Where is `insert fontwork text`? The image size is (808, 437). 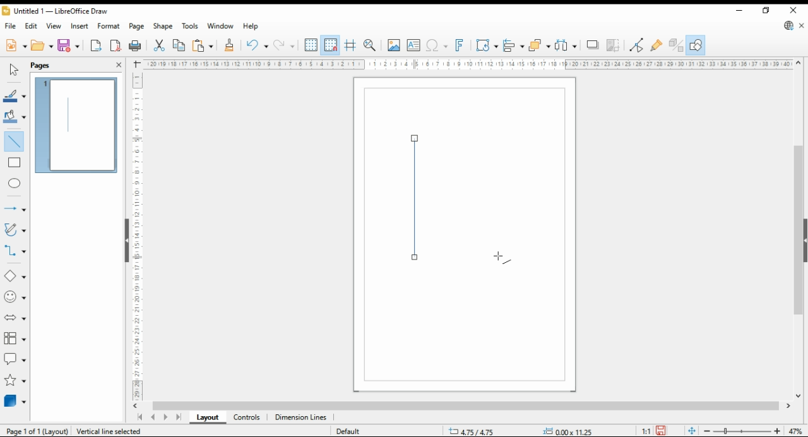 insert fontwork text is located at coordinates (460, 45).